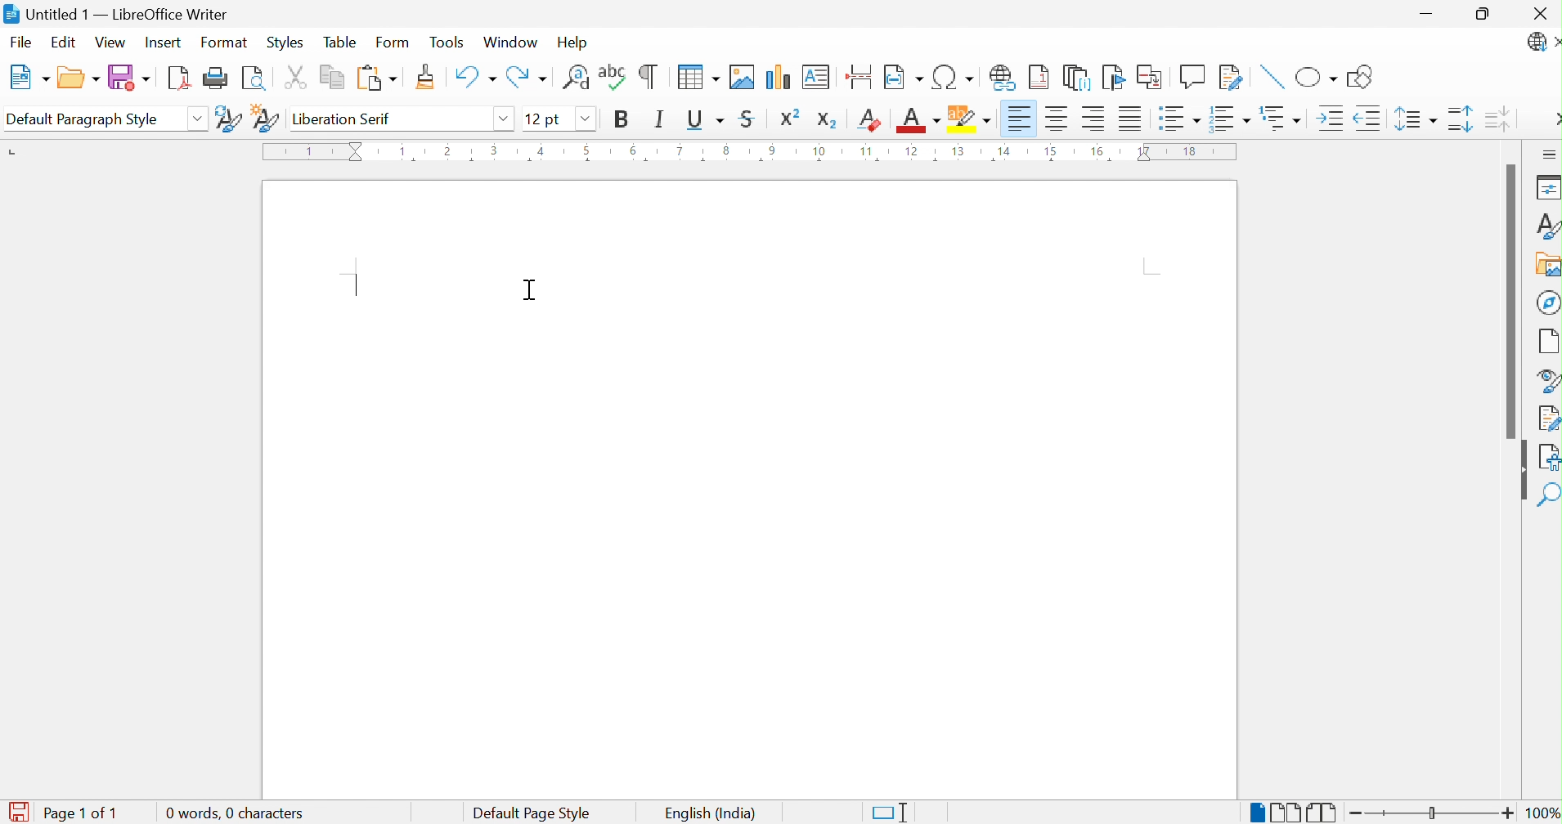 The height and width of the screenshot is (824, 1562). I want to click on New Style from Selection, so click(265, 117).